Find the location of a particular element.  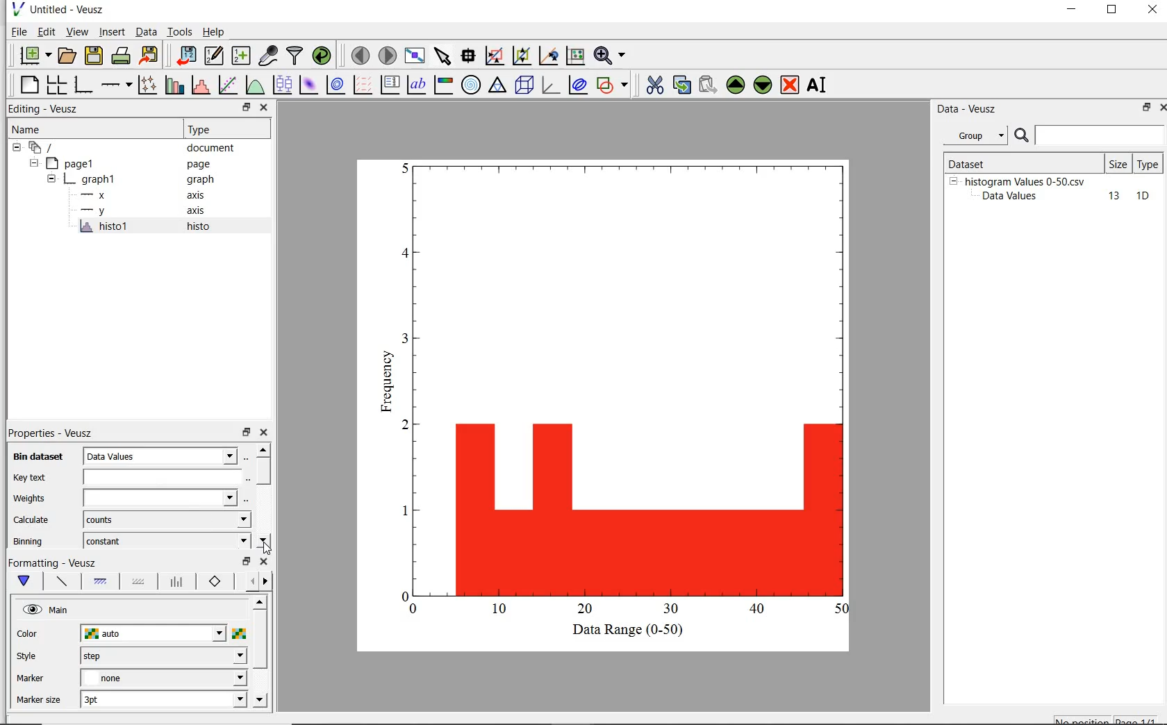

Data Values is located at coordinates (1014, 197).